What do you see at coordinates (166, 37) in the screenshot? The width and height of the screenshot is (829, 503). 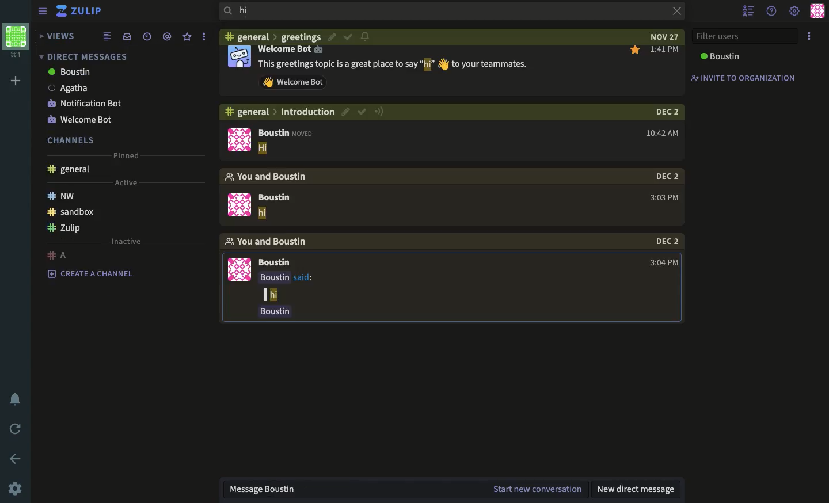 I see `mention` at bounding box center [166, 37].